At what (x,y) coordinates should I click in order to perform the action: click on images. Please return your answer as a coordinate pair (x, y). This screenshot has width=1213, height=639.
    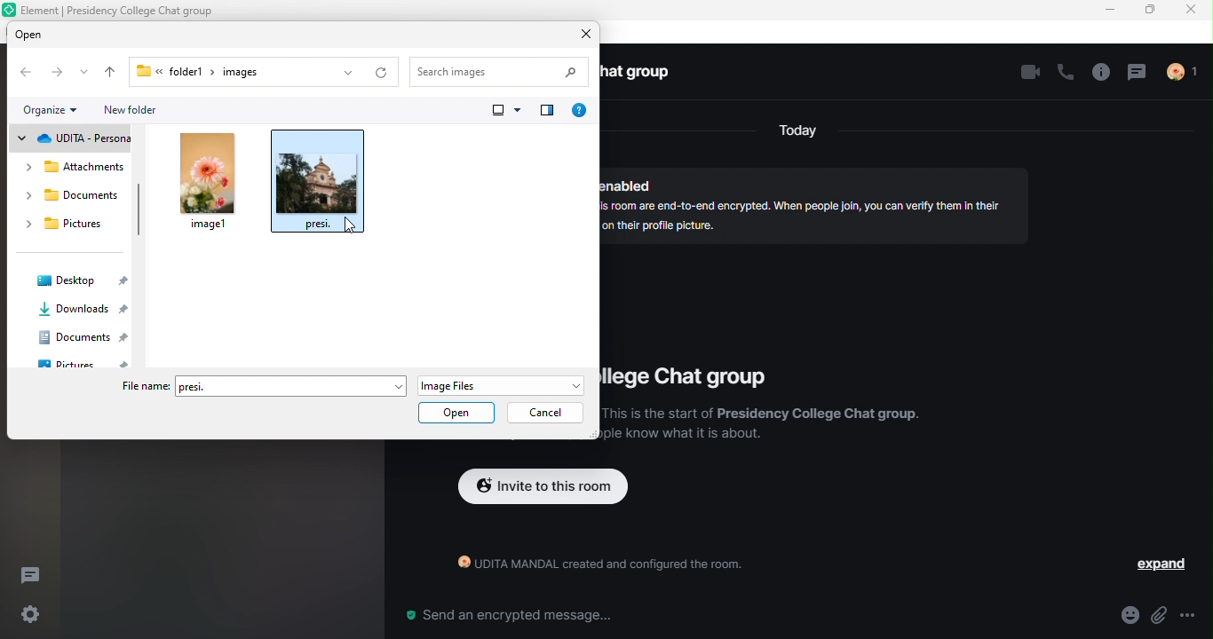
    Looking at the image, I should click on (249, 72).